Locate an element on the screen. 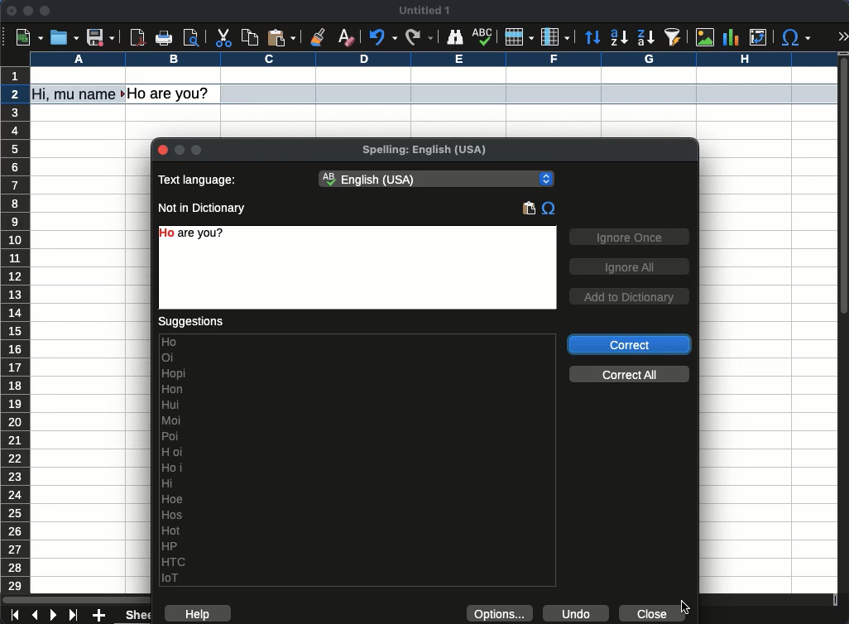 The height and width of the screenshot is (624, 849). descending is located at coordinates (645, 37).